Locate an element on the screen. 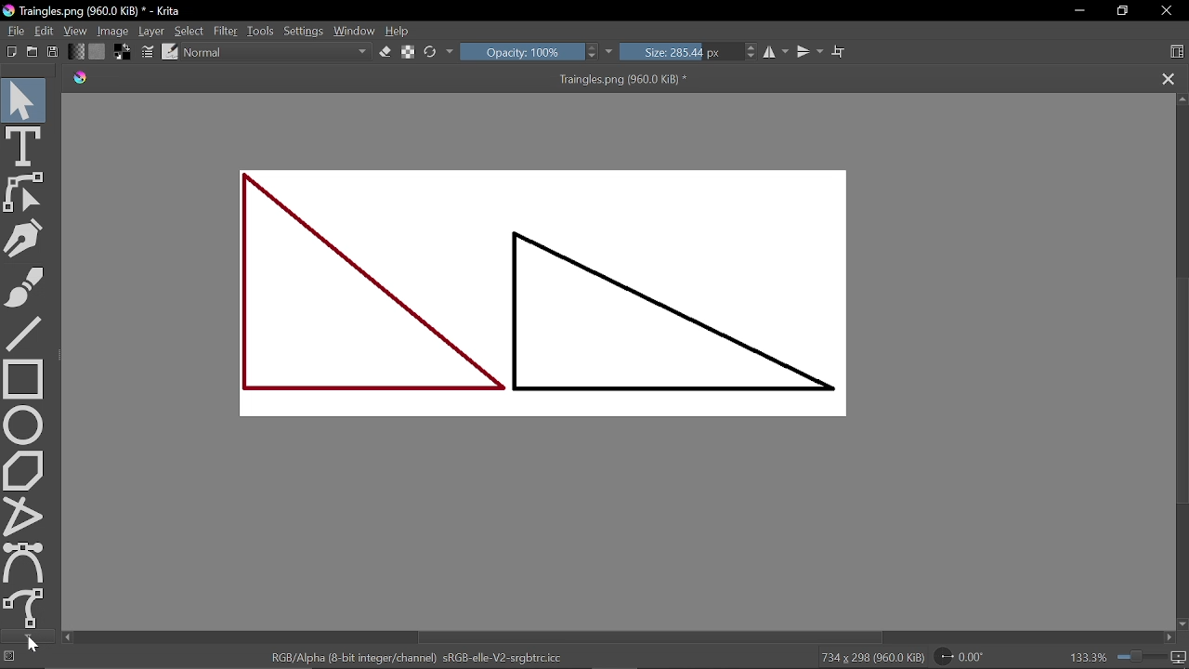 The image size is (1189, 669). Vertical scrollbar is located at coordinates (1182, 392).